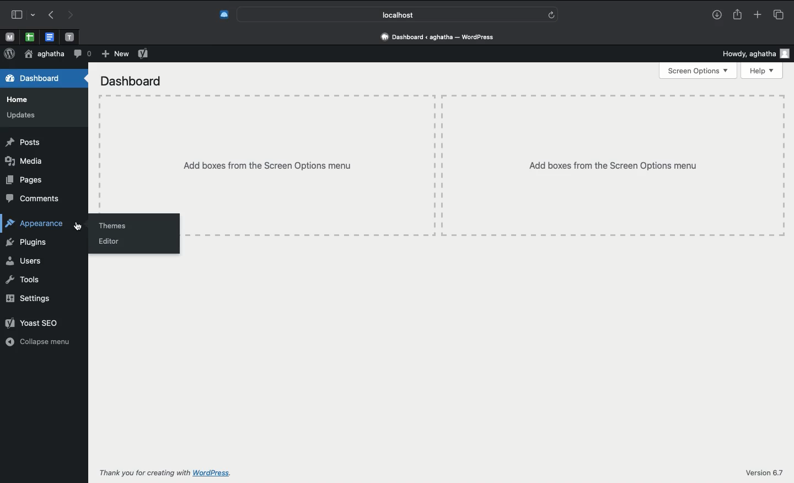 The image size is (794, 483). I want to click on Screen options, so click(698, 71).